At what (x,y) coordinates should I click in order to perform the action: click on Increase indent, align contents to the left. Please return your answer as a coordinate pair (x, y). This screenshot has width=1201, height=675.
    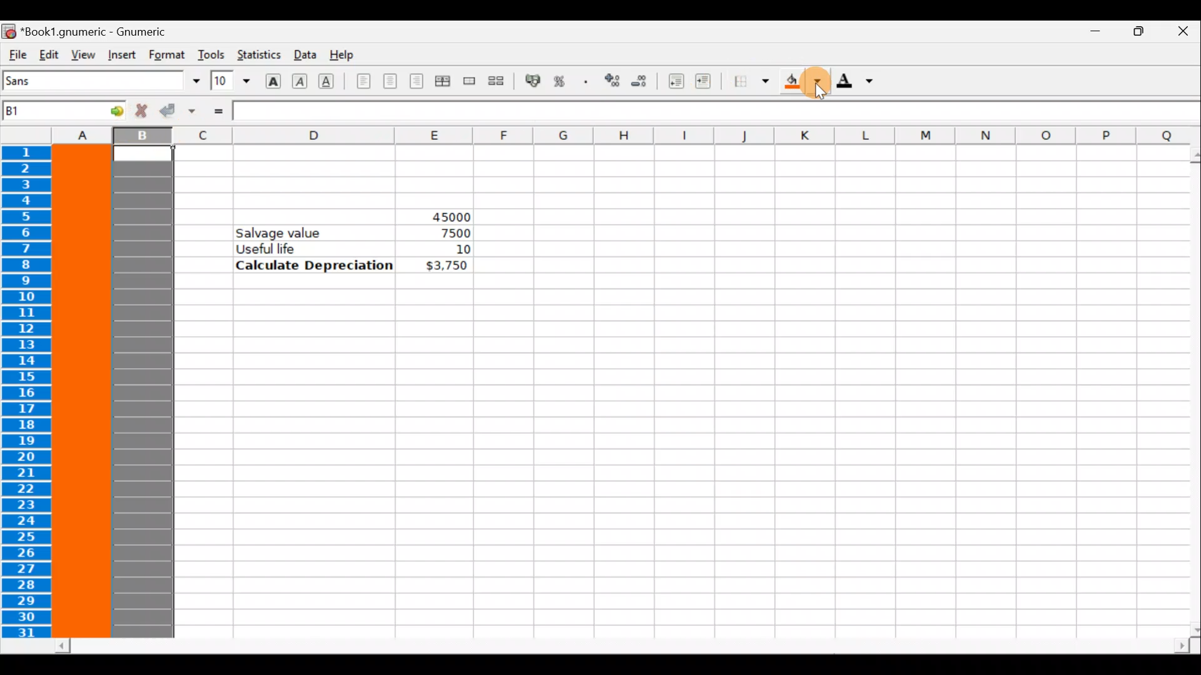
    Looking at the image, I should click on (709, 82).